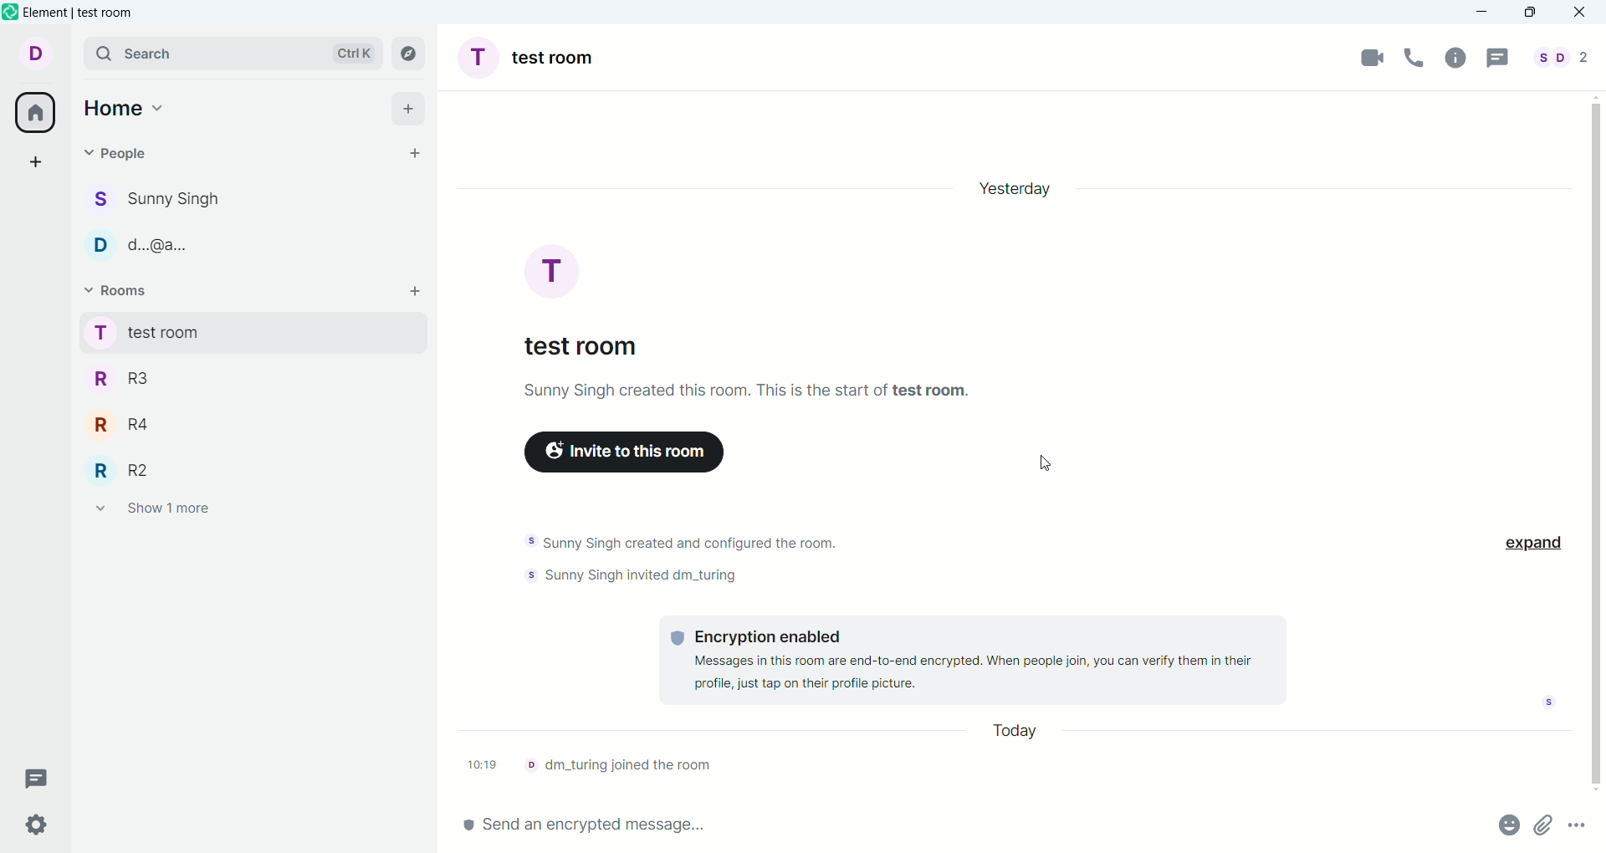 The image size is (1606, 853). Describe the element at coordinates (245, 199) in the screenshot. I see `sunny singh` at that location.